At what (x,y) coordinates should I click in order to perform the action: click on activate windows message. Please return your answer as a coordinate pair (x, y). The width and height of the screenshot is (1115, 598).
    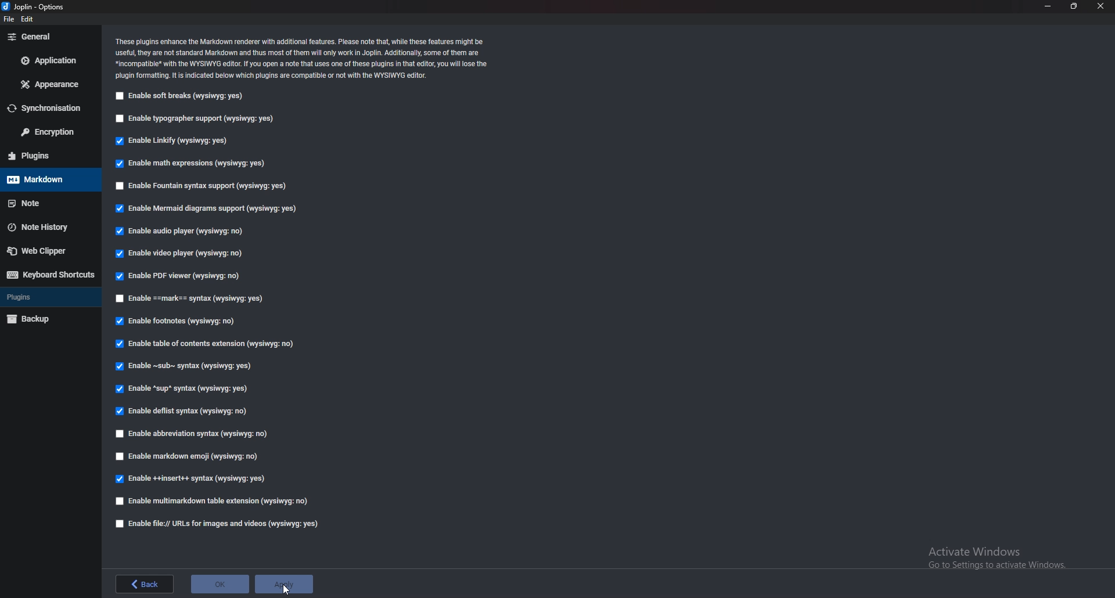
    Looking at the image, I should click on (995, 553).